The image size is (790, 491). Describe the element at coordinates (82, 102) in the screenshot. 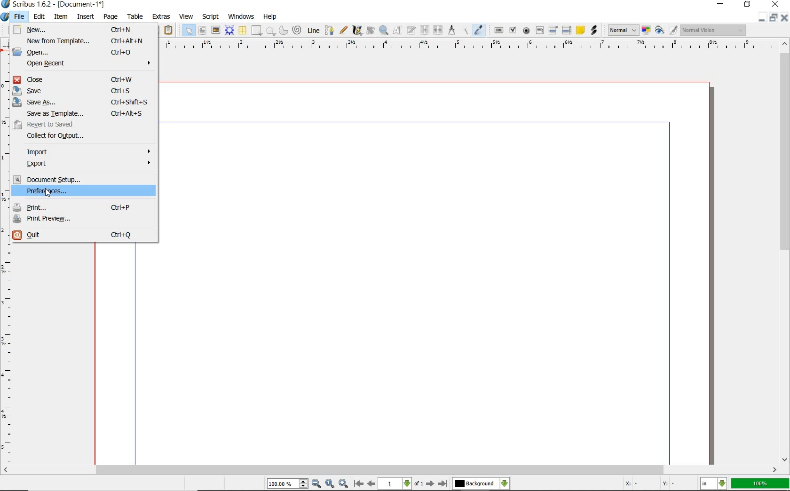

I see `save as` at that location.